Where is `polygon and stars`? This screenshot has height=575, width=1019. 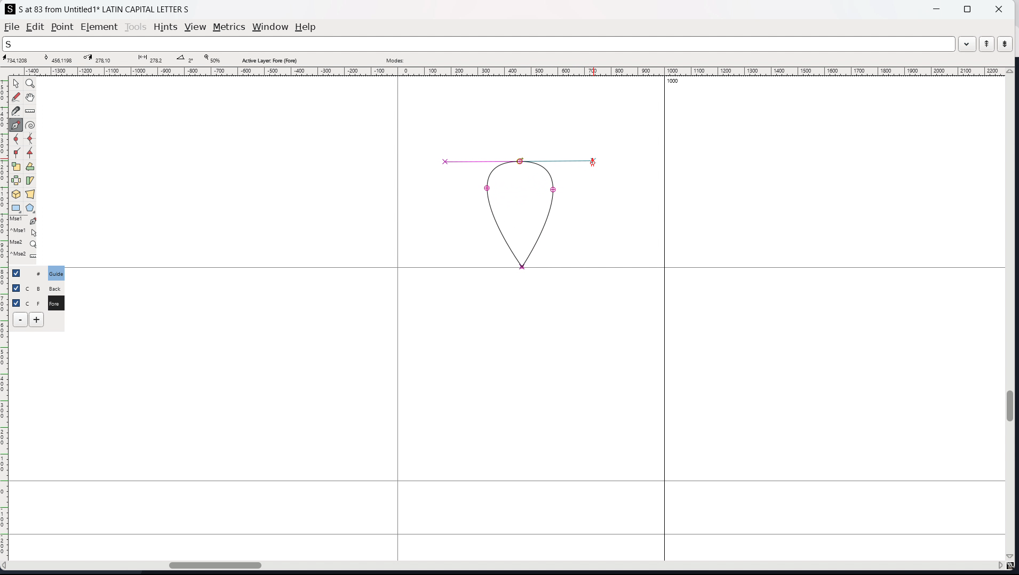
polygon and stars is located at coordinates (31, 209).